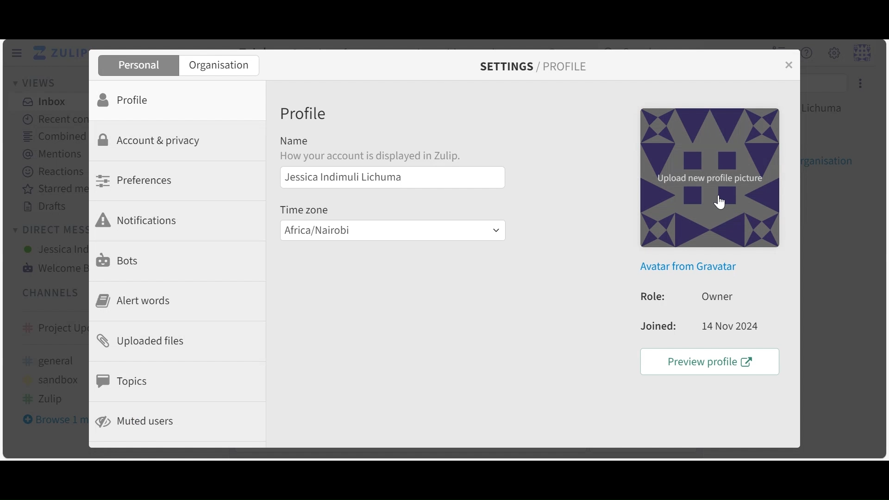 The width and height of the screenshot is (889, 500). What do you see at coordinates (140, 421) in the screenshot?
I see `Muted Users` at bounding box center [140, 421].